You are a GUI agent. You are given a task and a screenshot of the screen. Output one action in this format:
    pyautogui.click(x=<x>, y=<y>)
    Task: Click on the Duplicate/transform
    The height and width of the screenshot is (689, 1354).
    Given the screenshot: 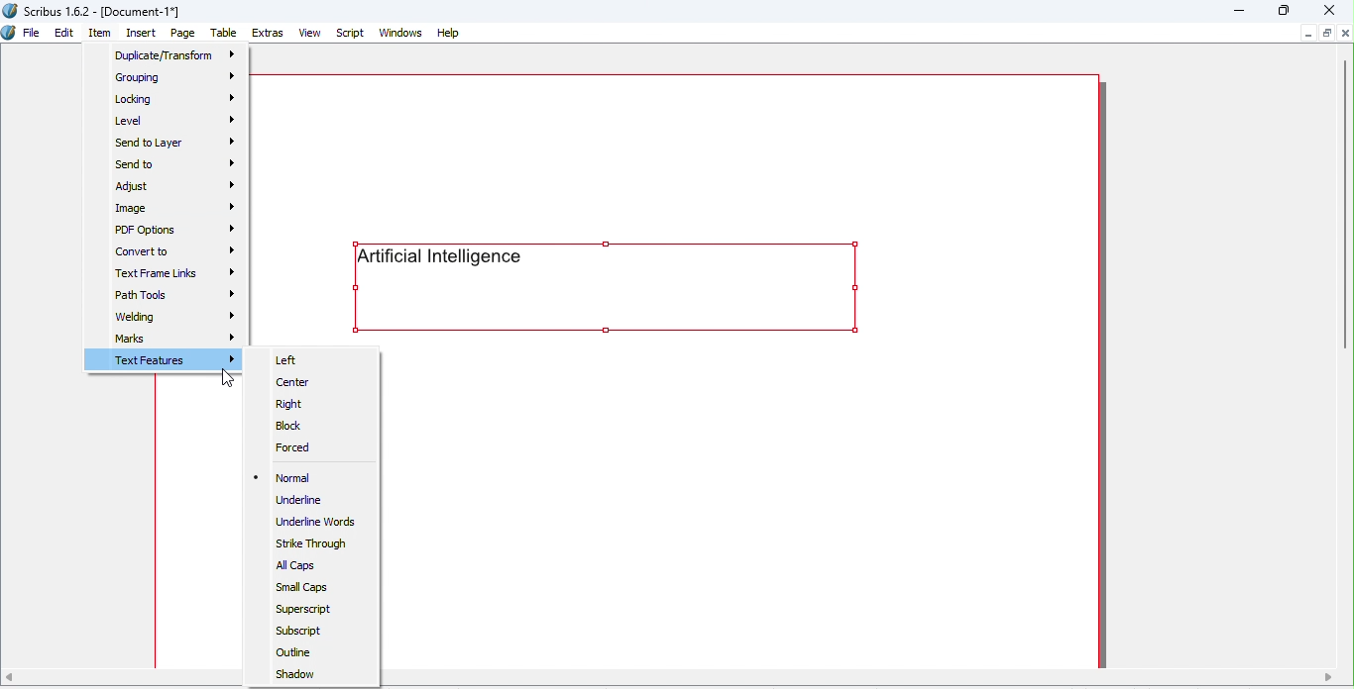 What is the action you would take?
    pyautogui.click(x=176, y=56)
    